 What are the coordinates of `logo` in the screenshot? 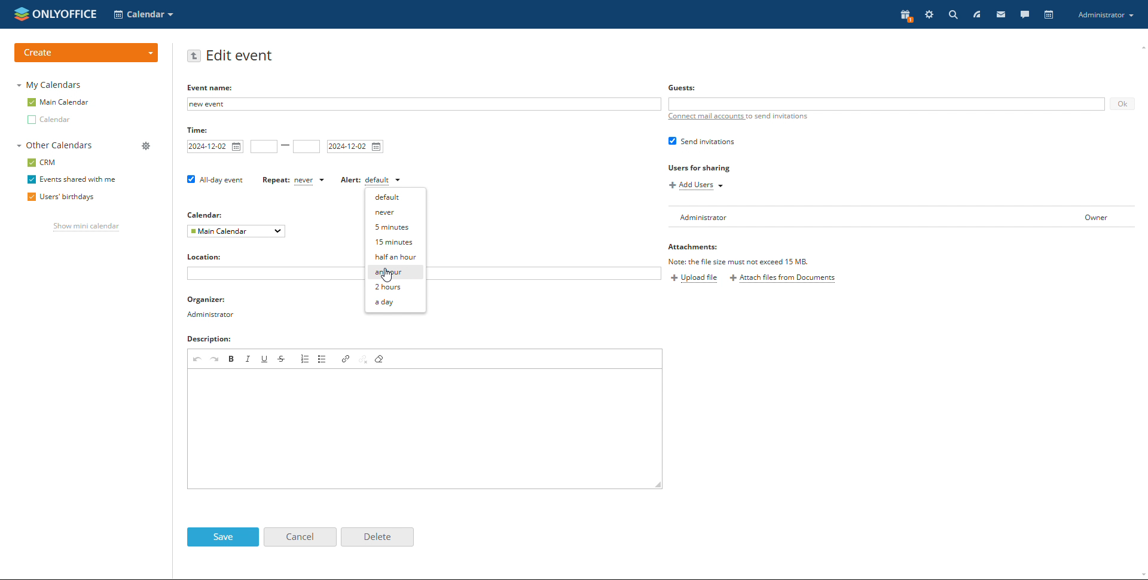 It's located at (55, 14).